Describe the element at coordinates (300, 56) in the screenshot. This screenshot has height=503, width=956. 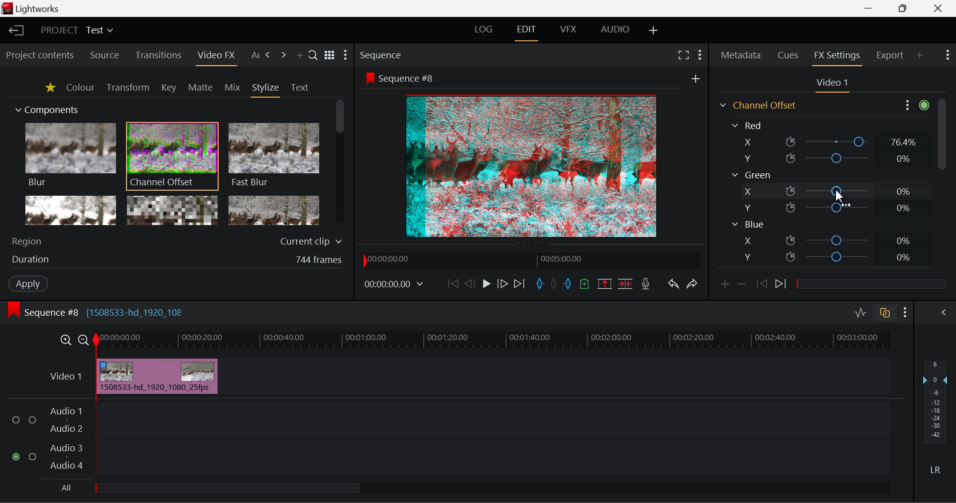
I see `Add Panel` at that location.